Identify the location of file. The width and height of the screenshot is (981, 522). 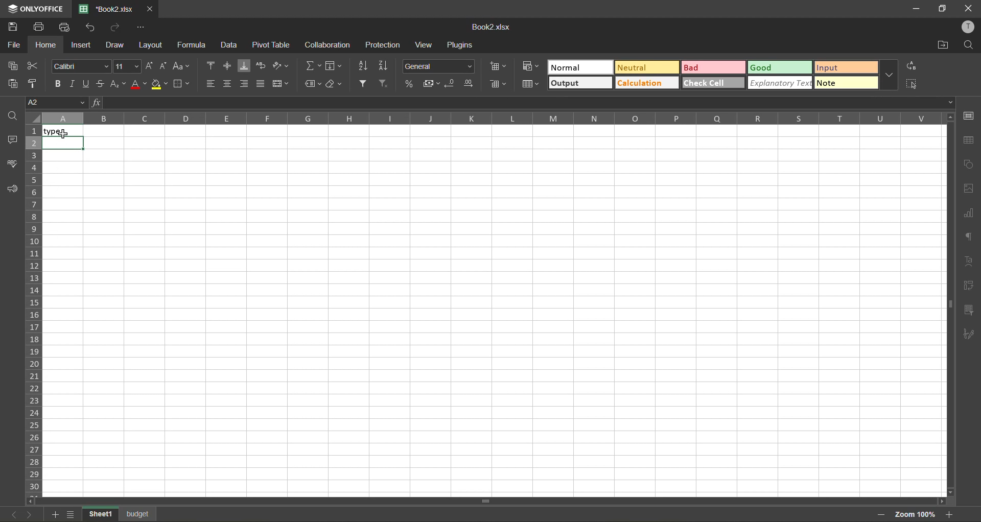
(12, 45).